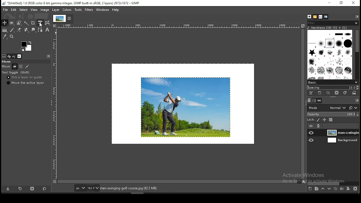 The width and height of the screenshot is (361, 203). Describe the element at coordinates (14, 56) in the screenshot. I see `undo history` at that location.